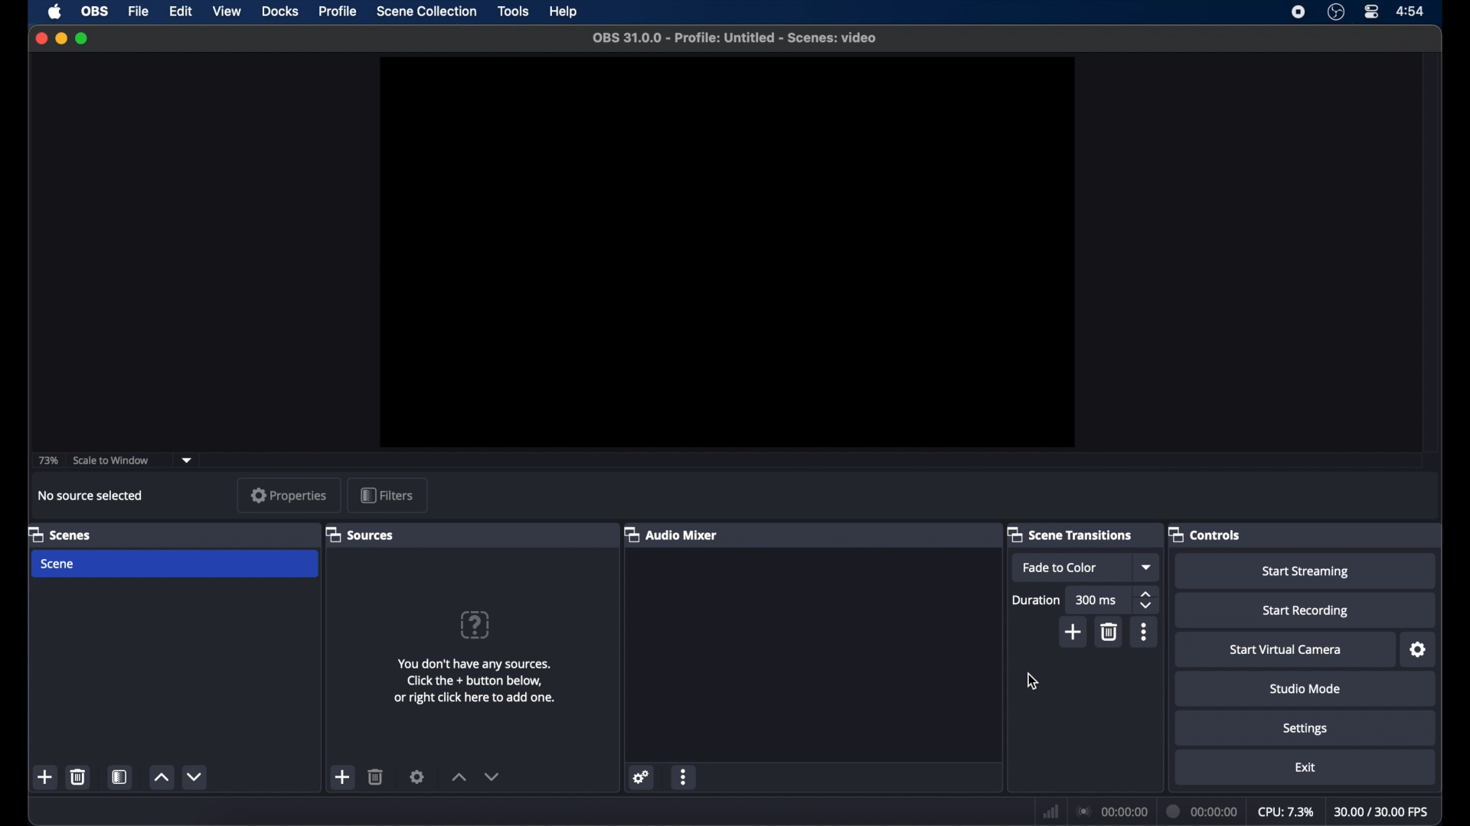 Image resolution: width=1470 pixels, height=826 pixels. What do you see at coordinates (58, 565) in the screenshot?
I see `scene` at bounding box center [58, 565].